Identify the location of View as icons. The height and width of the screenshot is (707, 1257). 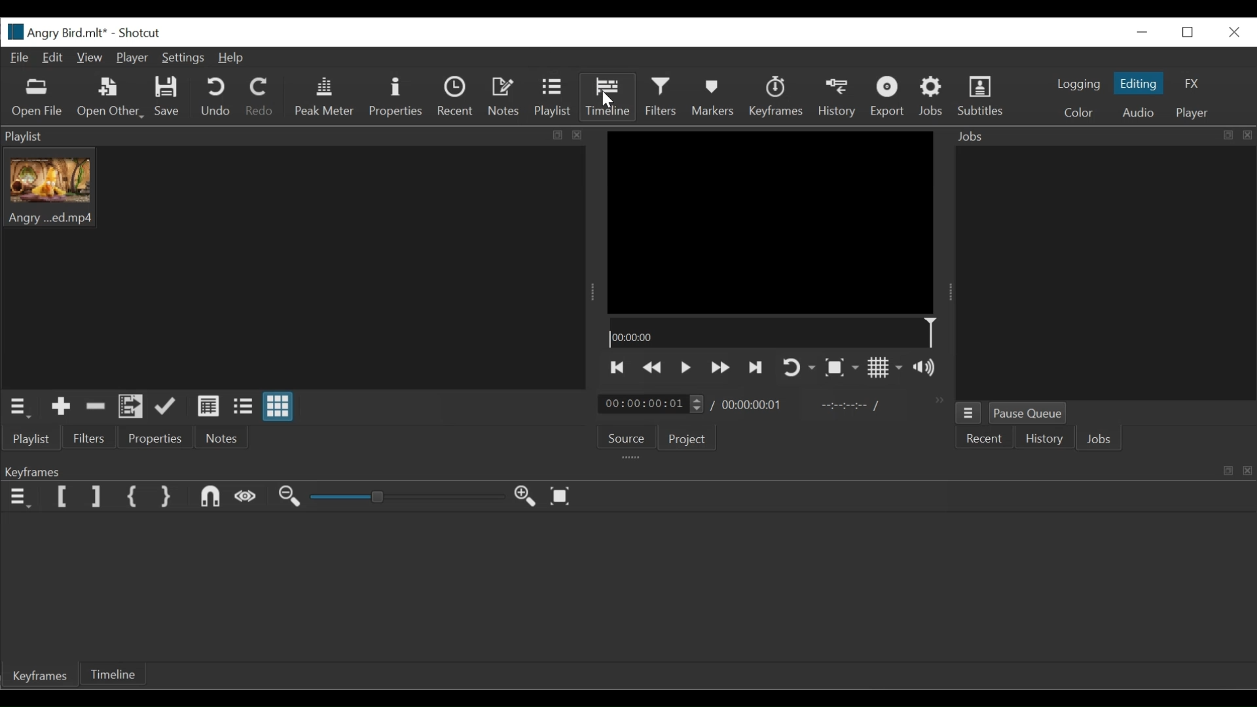
(280, 407).